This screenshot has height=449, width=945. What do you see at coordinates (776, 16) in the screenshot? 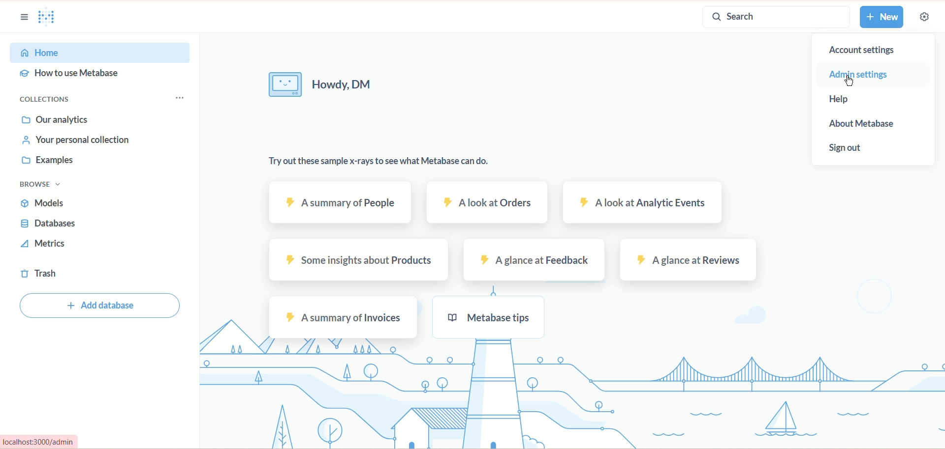
I see `search` at bounding box center [776, 16].